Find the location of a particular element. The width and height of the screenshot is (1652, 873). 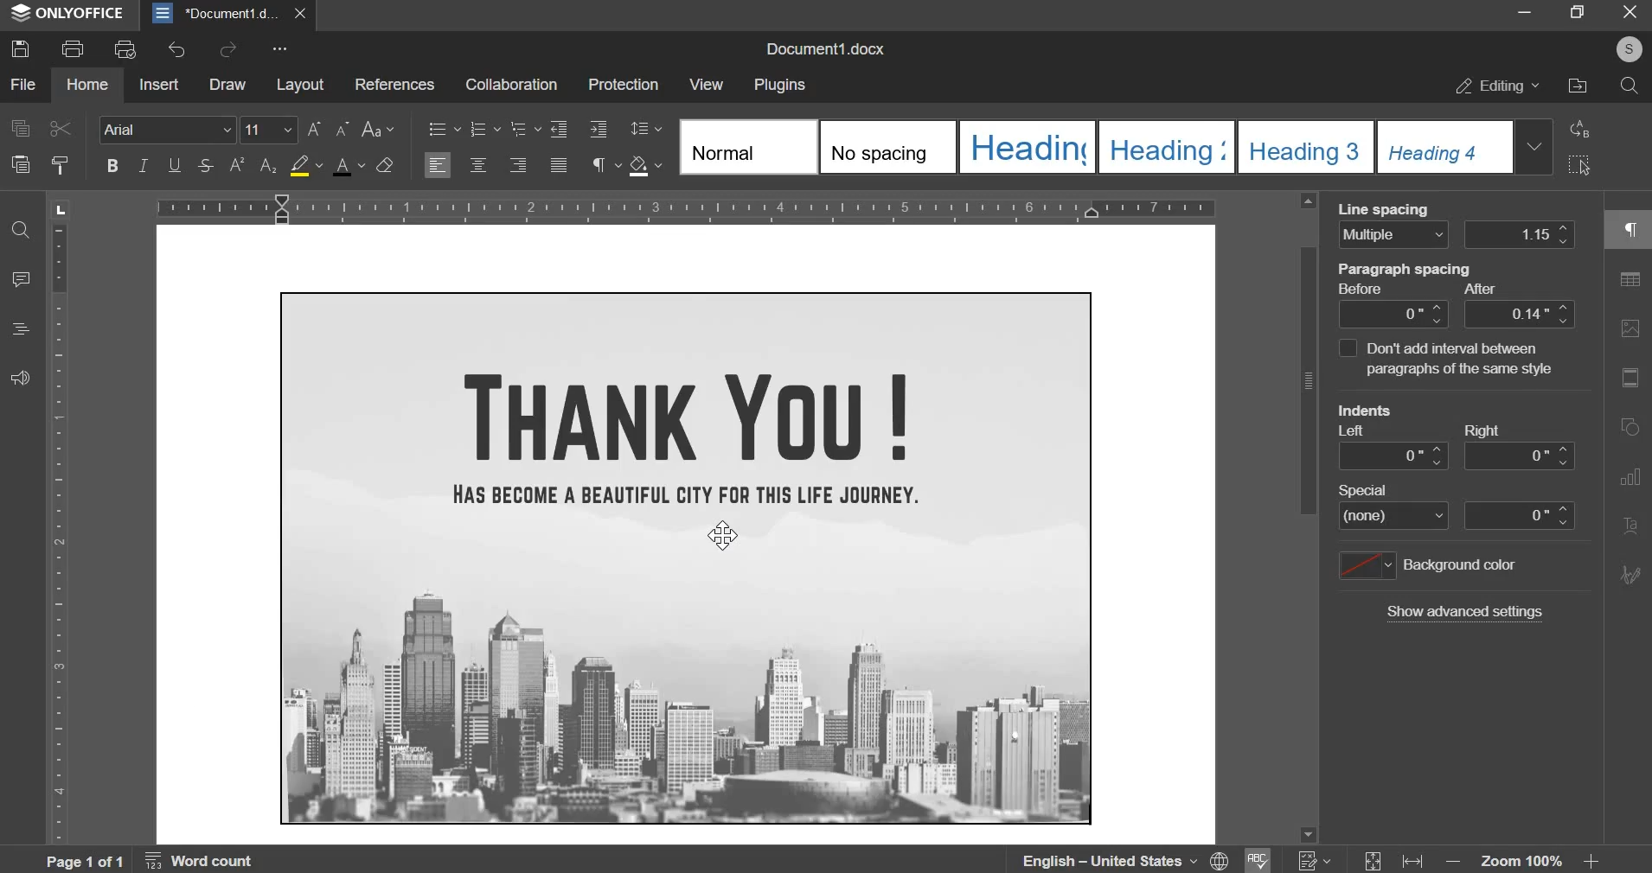

scrollbar is located at coordinates (1306, 514).